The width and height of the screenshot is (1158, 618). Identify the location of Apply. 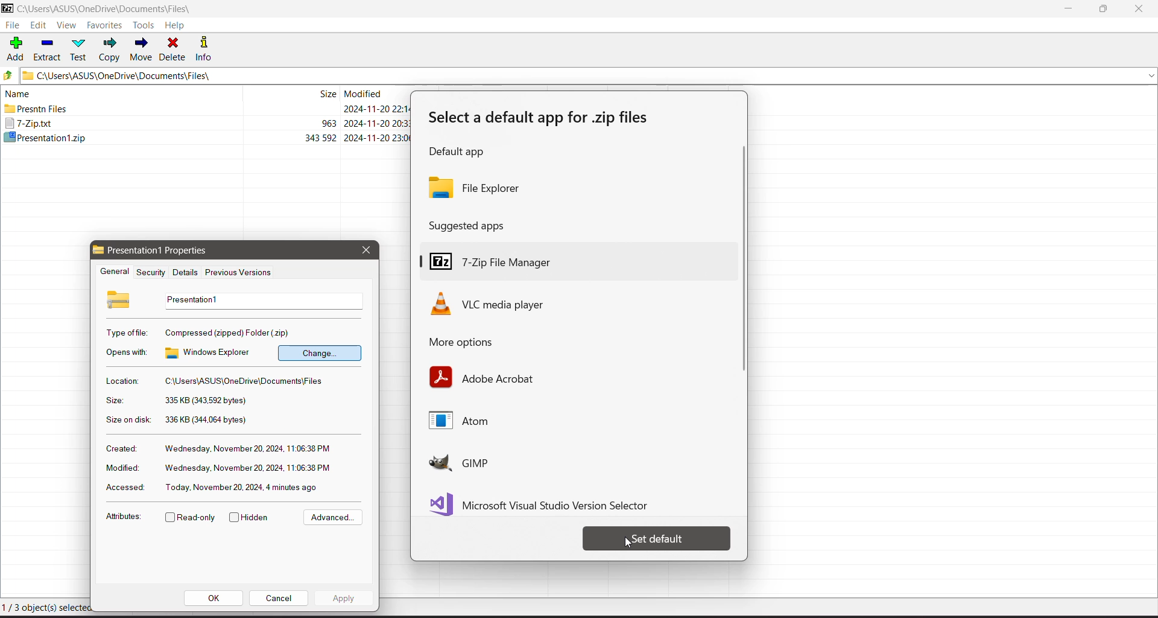
(344, 597).